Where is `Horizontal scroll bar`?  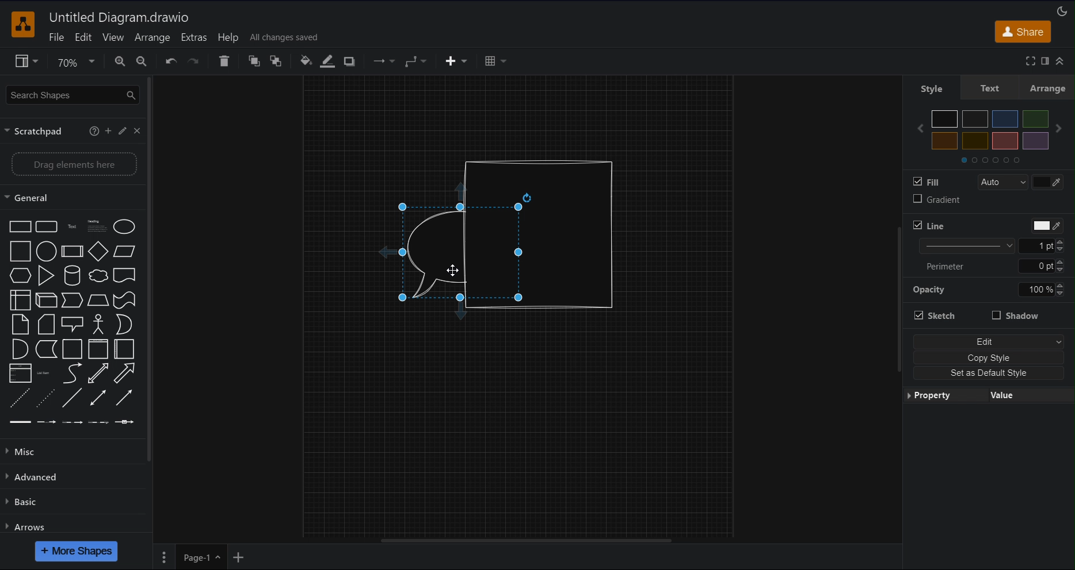
Horizontal scroll bar is located at coordinates (527, 541).